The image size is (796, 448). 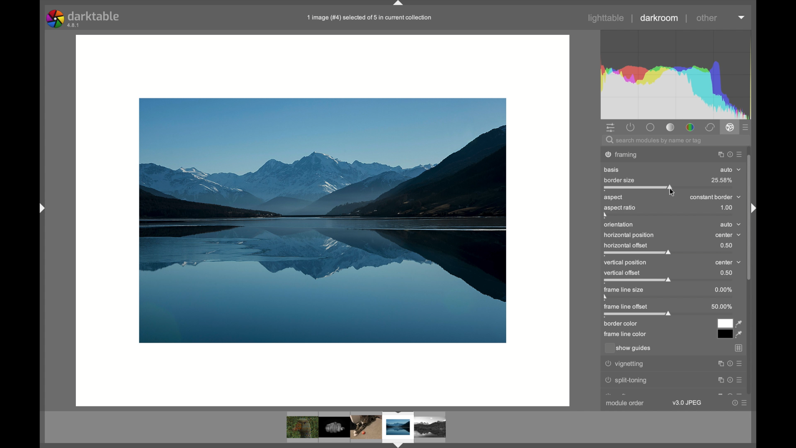 What do you see at coordinates (671, 128) in the screenshot?
I see `base` at bounding box center [671, 128].